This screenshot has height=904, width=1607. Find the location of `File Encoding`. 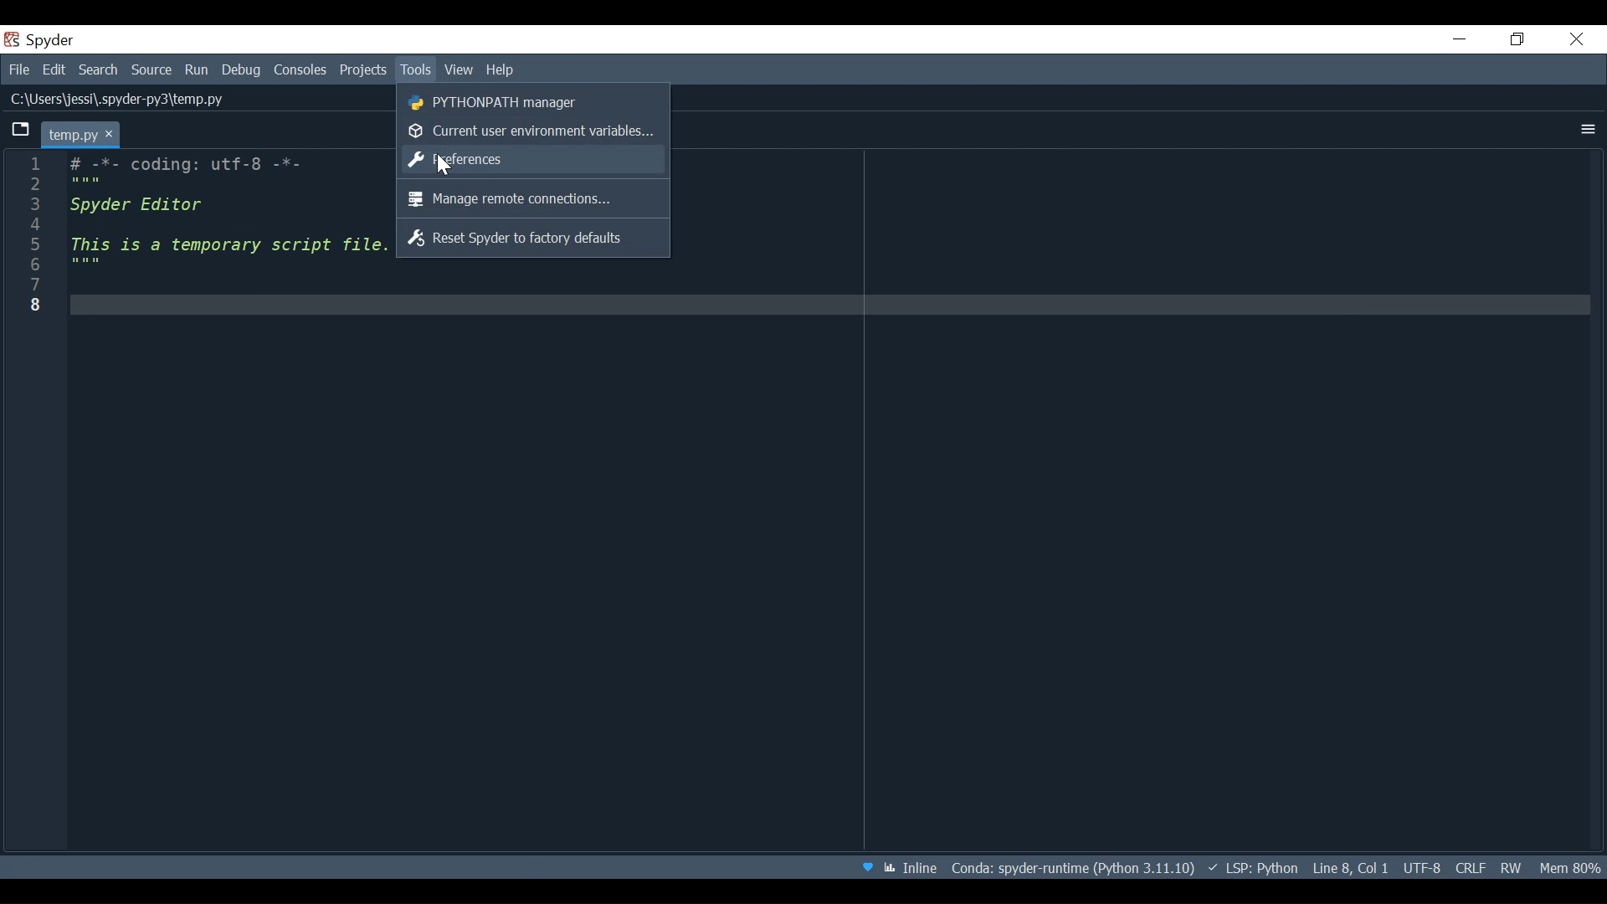

File Encoding is located at coordinates (1422, 868).